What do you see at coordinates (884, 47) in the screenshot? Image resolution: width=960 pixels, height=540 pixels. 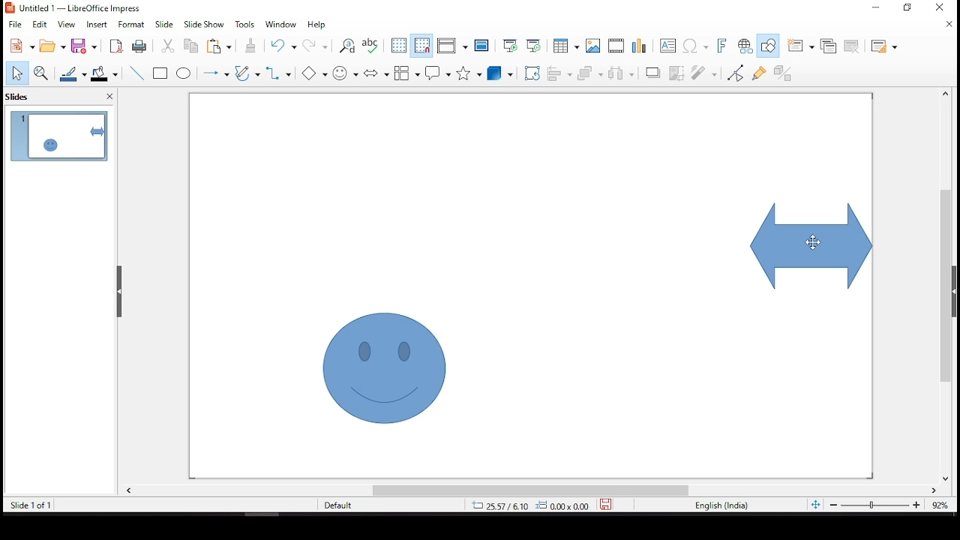 I see `slide layout` at bounding box center [884, 47].